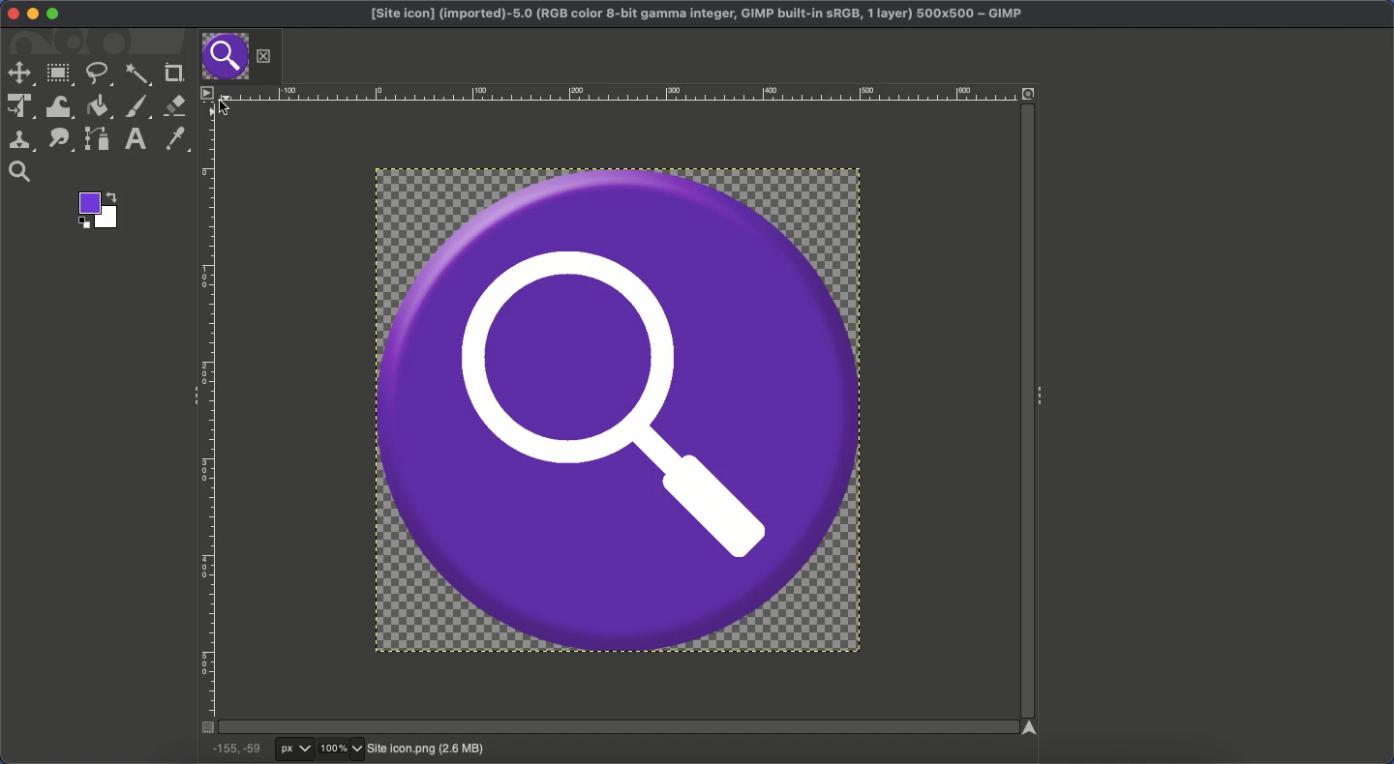  I want to click on Image, so click(618, 408).